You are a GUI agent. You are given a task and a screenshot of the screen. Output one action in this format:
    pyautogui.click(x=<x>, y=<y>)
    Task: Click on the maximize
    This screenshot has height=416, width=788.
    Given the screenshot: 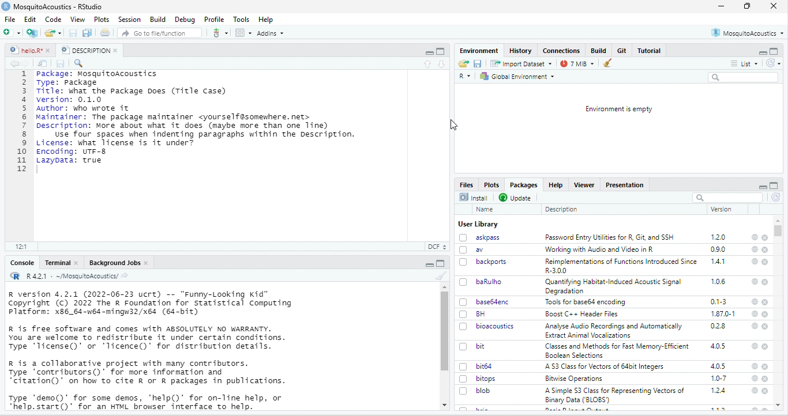 What is the action you would take?
    pyautogui.click(x=774, y=51)
    